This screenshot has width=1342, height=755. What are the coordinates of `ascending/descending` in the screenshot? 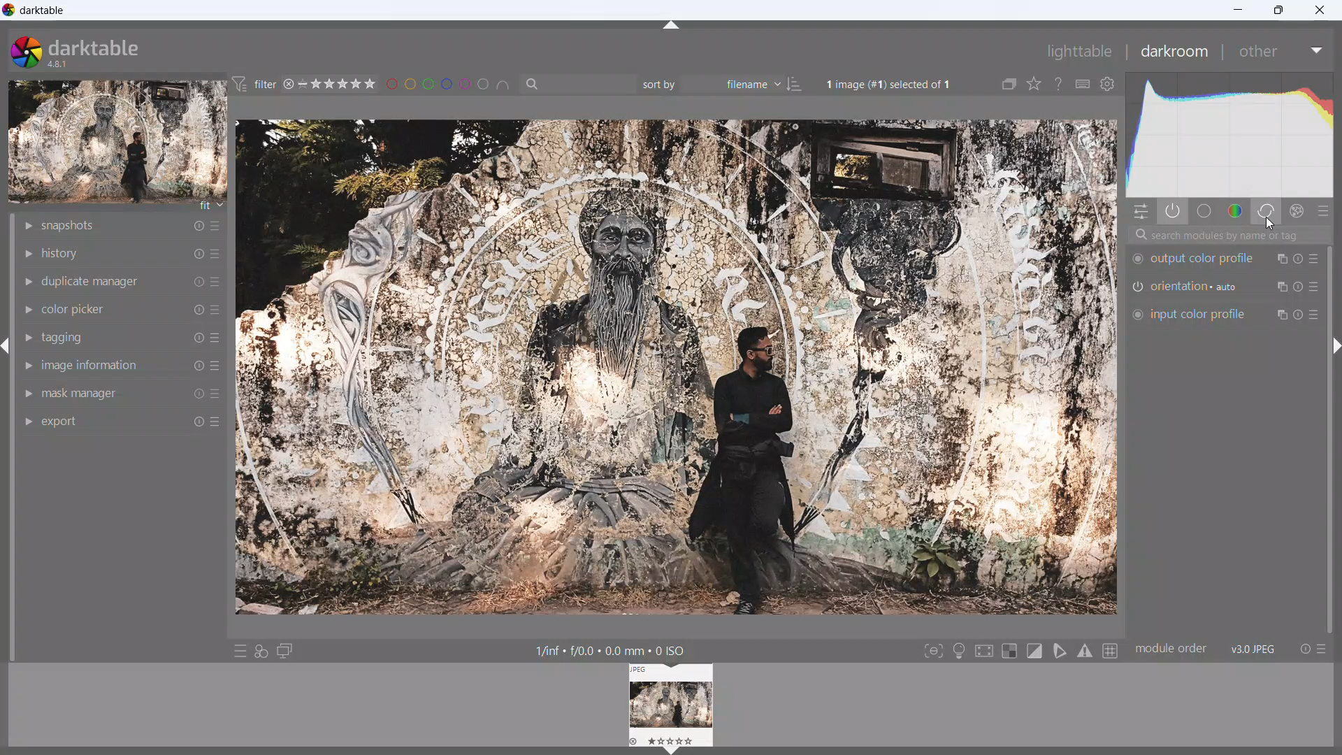 It's located at (795, 84).